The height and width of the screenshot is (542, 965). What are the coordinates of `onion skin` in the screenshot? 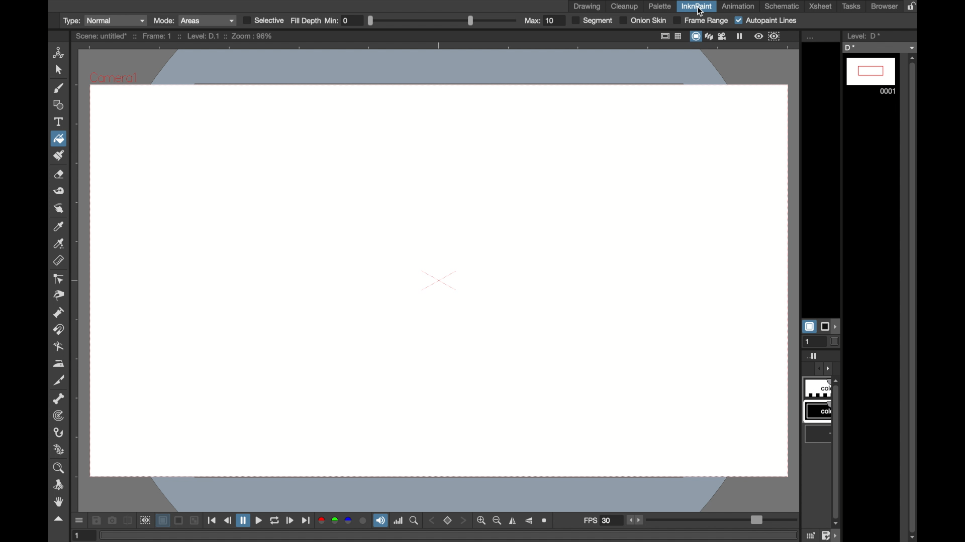 It's located at (643, 20).